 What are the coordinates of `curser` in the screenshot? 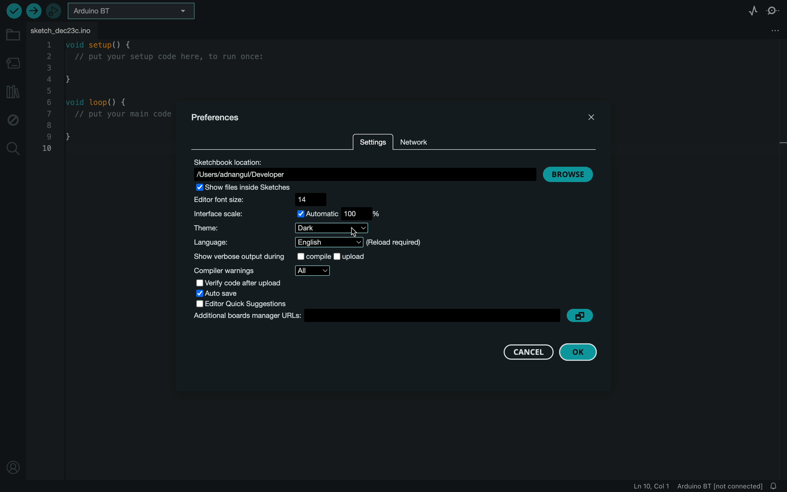 It's located at (351, 233).